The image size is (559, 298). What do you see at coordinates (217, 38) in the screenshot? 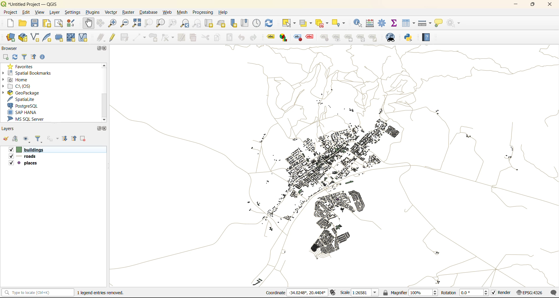
I see `copy` at bounding box center [217, 38].